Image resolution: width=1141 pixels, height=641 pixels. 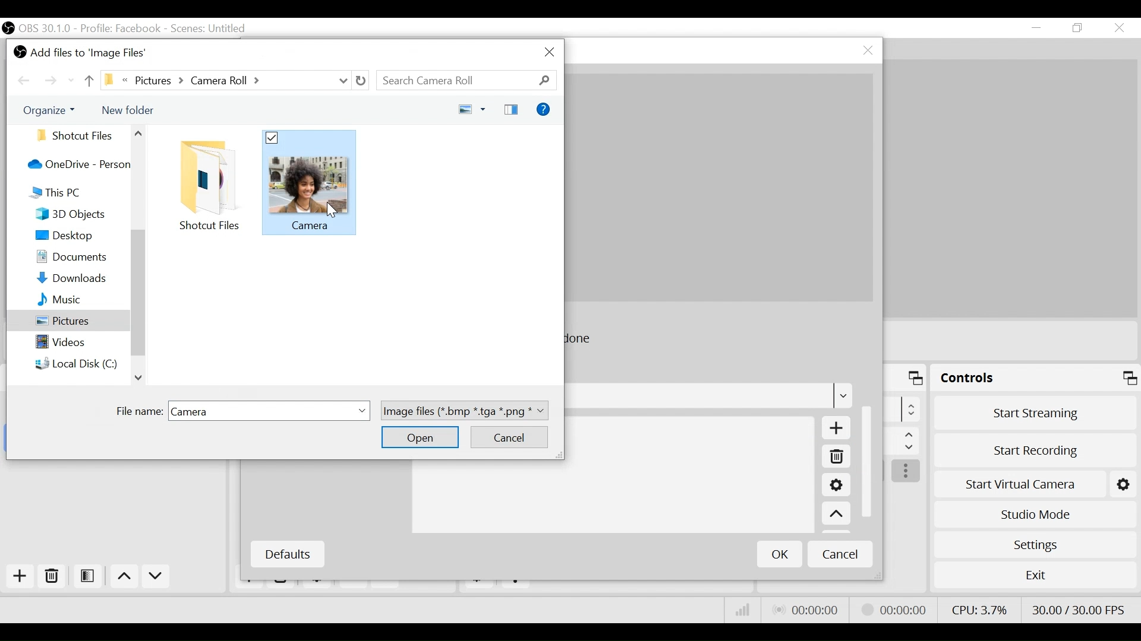 I want to click on Pictures, so click(x=66, y=323).